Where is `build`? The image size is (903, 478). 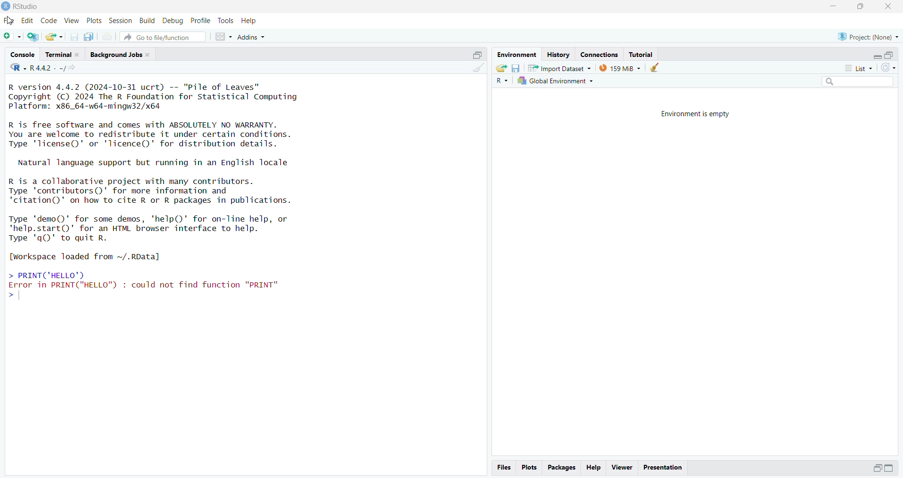
build is located at coordinates (148, 21).